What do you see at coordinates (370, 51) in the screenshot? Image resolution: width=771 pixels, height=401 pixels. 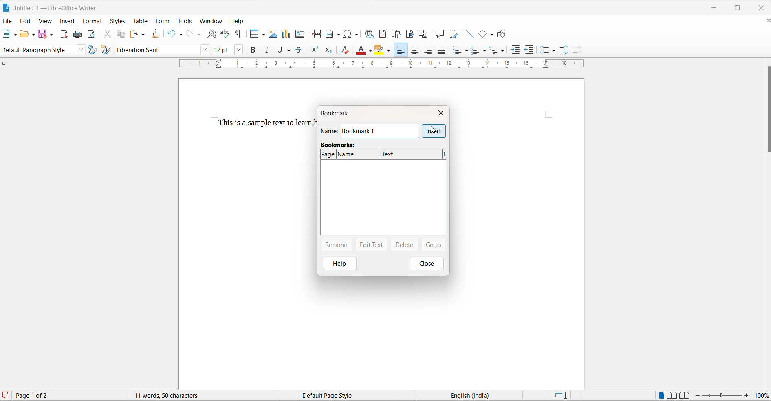 I see `font color options` at bounding box center [370, 51].